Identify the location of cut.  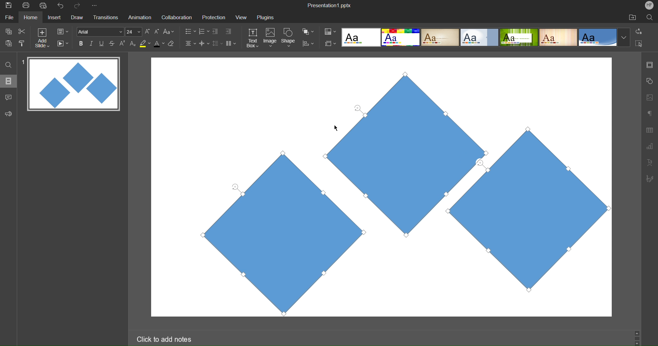
(22, 31).